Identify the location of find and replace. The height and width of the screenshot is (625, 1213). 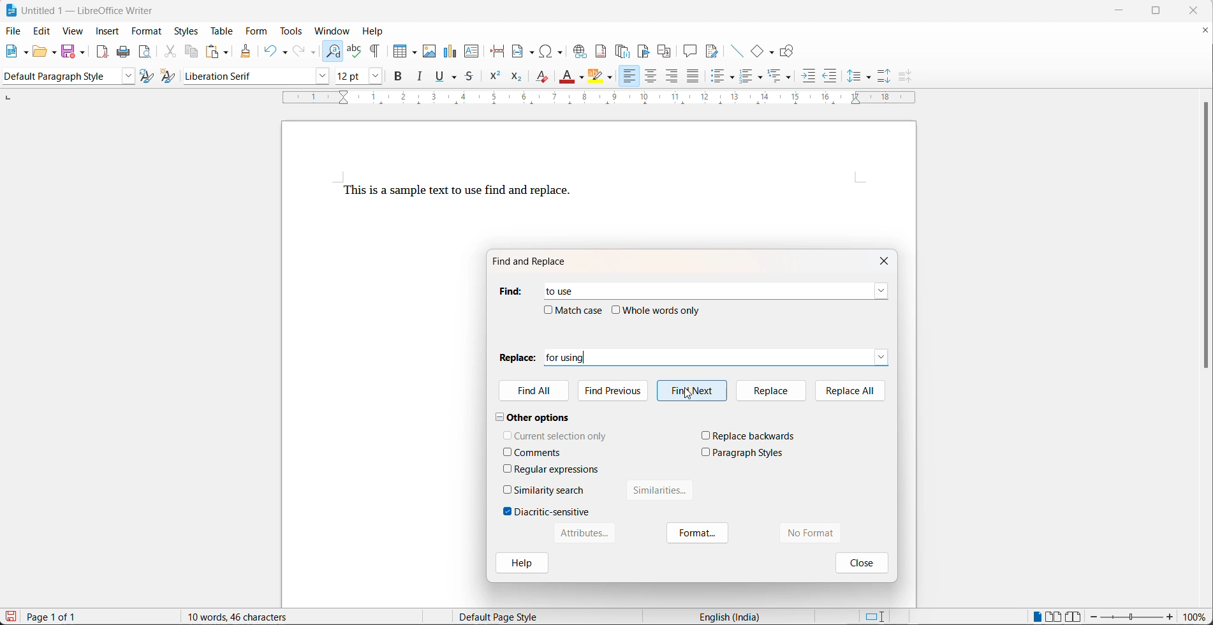
(334, 49).